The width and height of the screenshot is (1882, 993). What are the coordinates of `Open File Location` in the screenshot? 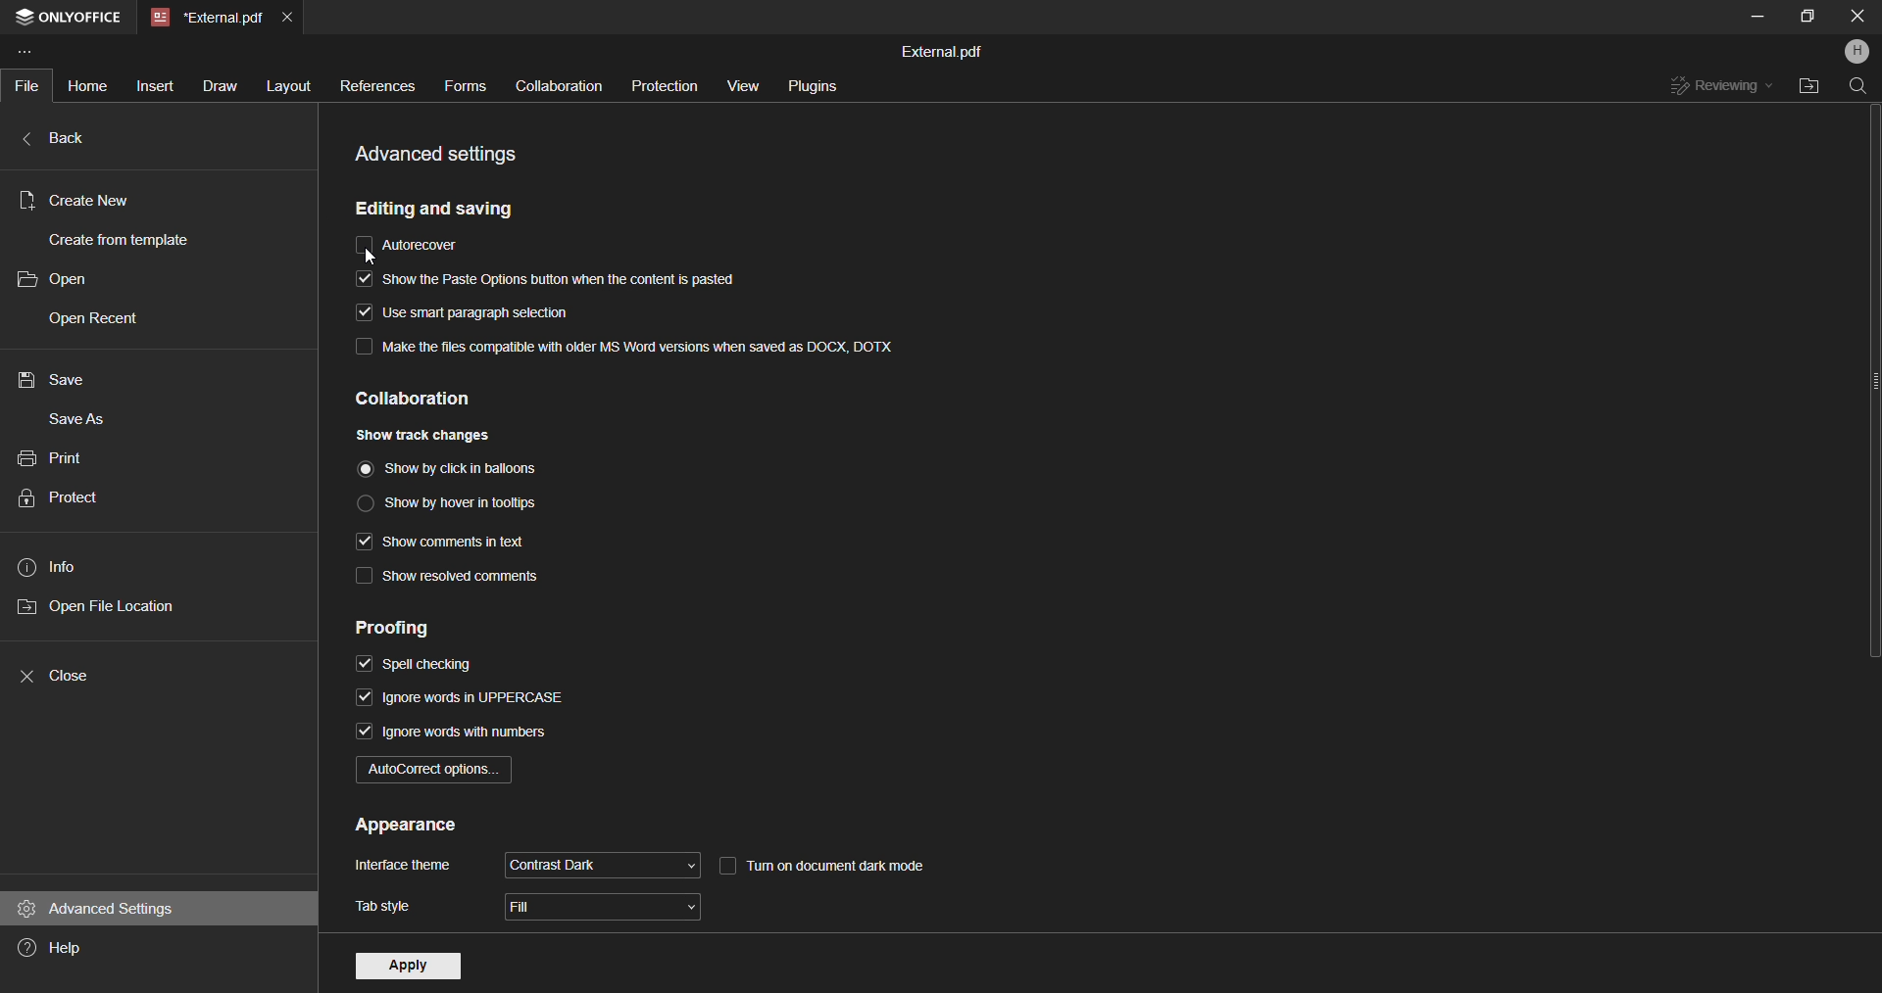 It's located at (1808, 87).